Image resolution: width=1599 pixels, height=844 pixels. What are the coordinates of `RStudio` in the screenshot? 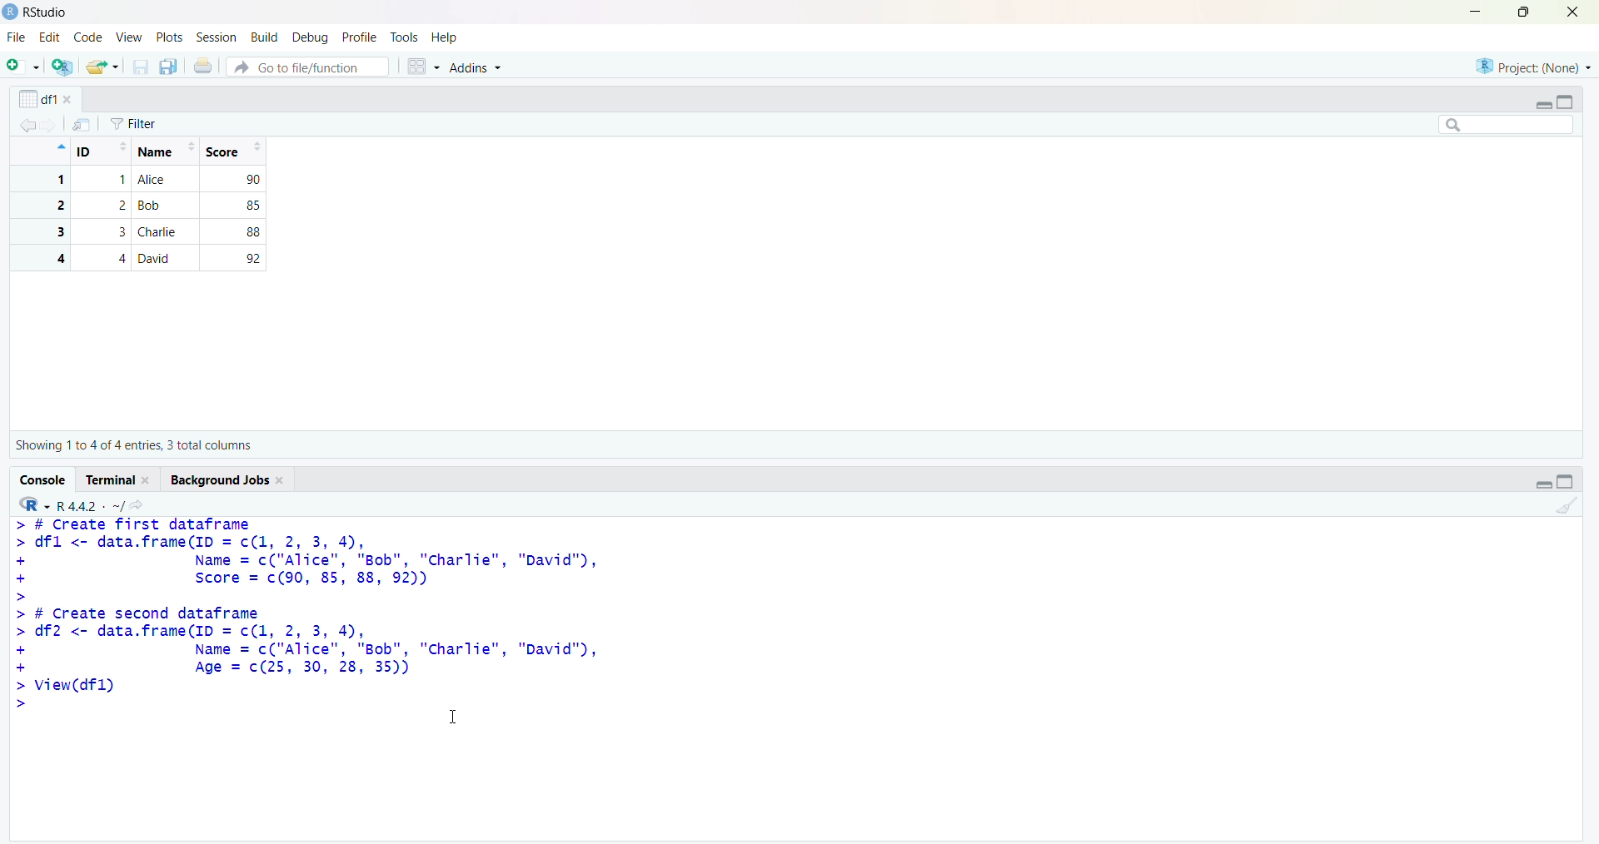 It's located at (47, 12).